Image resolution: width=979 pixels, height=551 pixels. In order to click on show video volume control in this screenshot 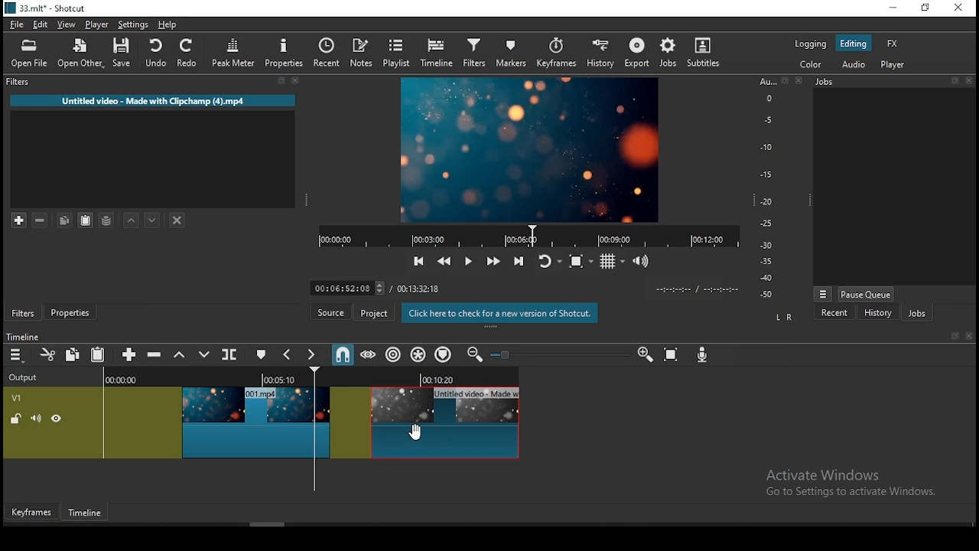, I will do `click(640, 258)`.